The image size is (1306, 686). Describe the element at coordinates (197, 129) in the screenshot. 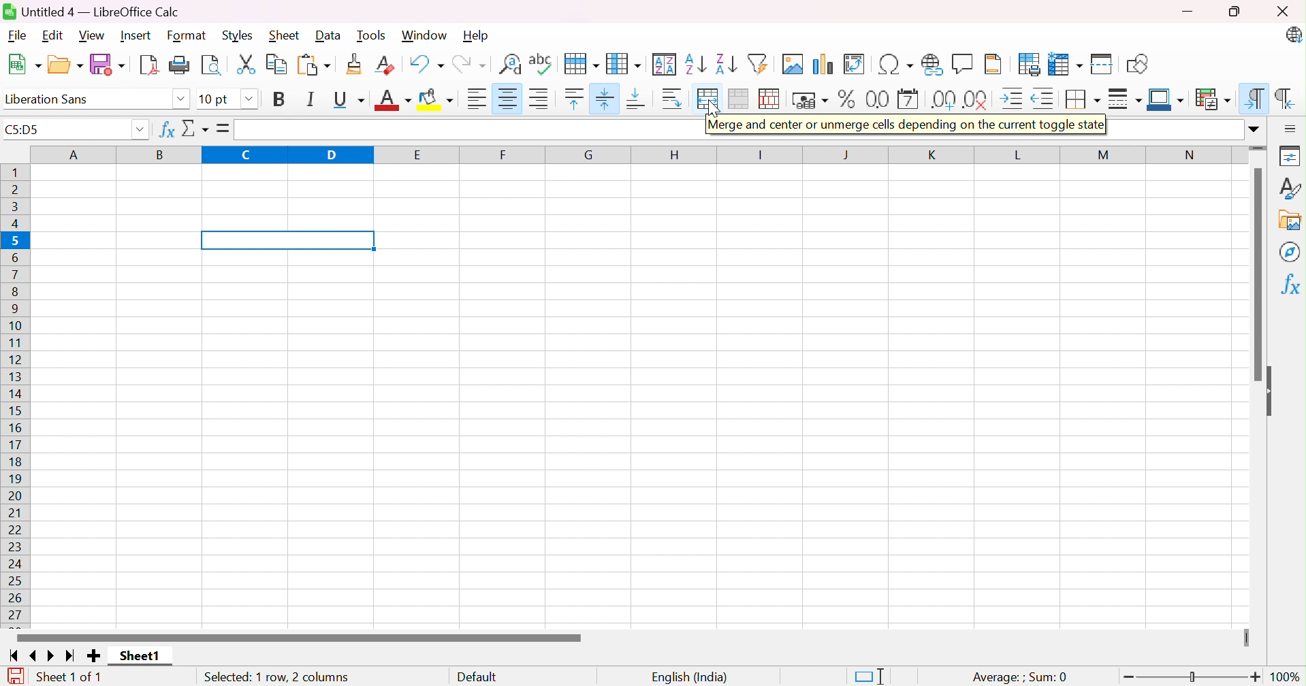

I see `Select Function` at that location.